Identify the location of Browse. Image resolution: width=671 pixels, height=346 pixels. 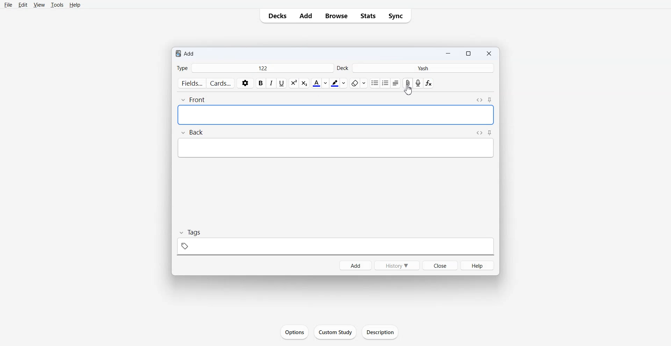
(337, 16).